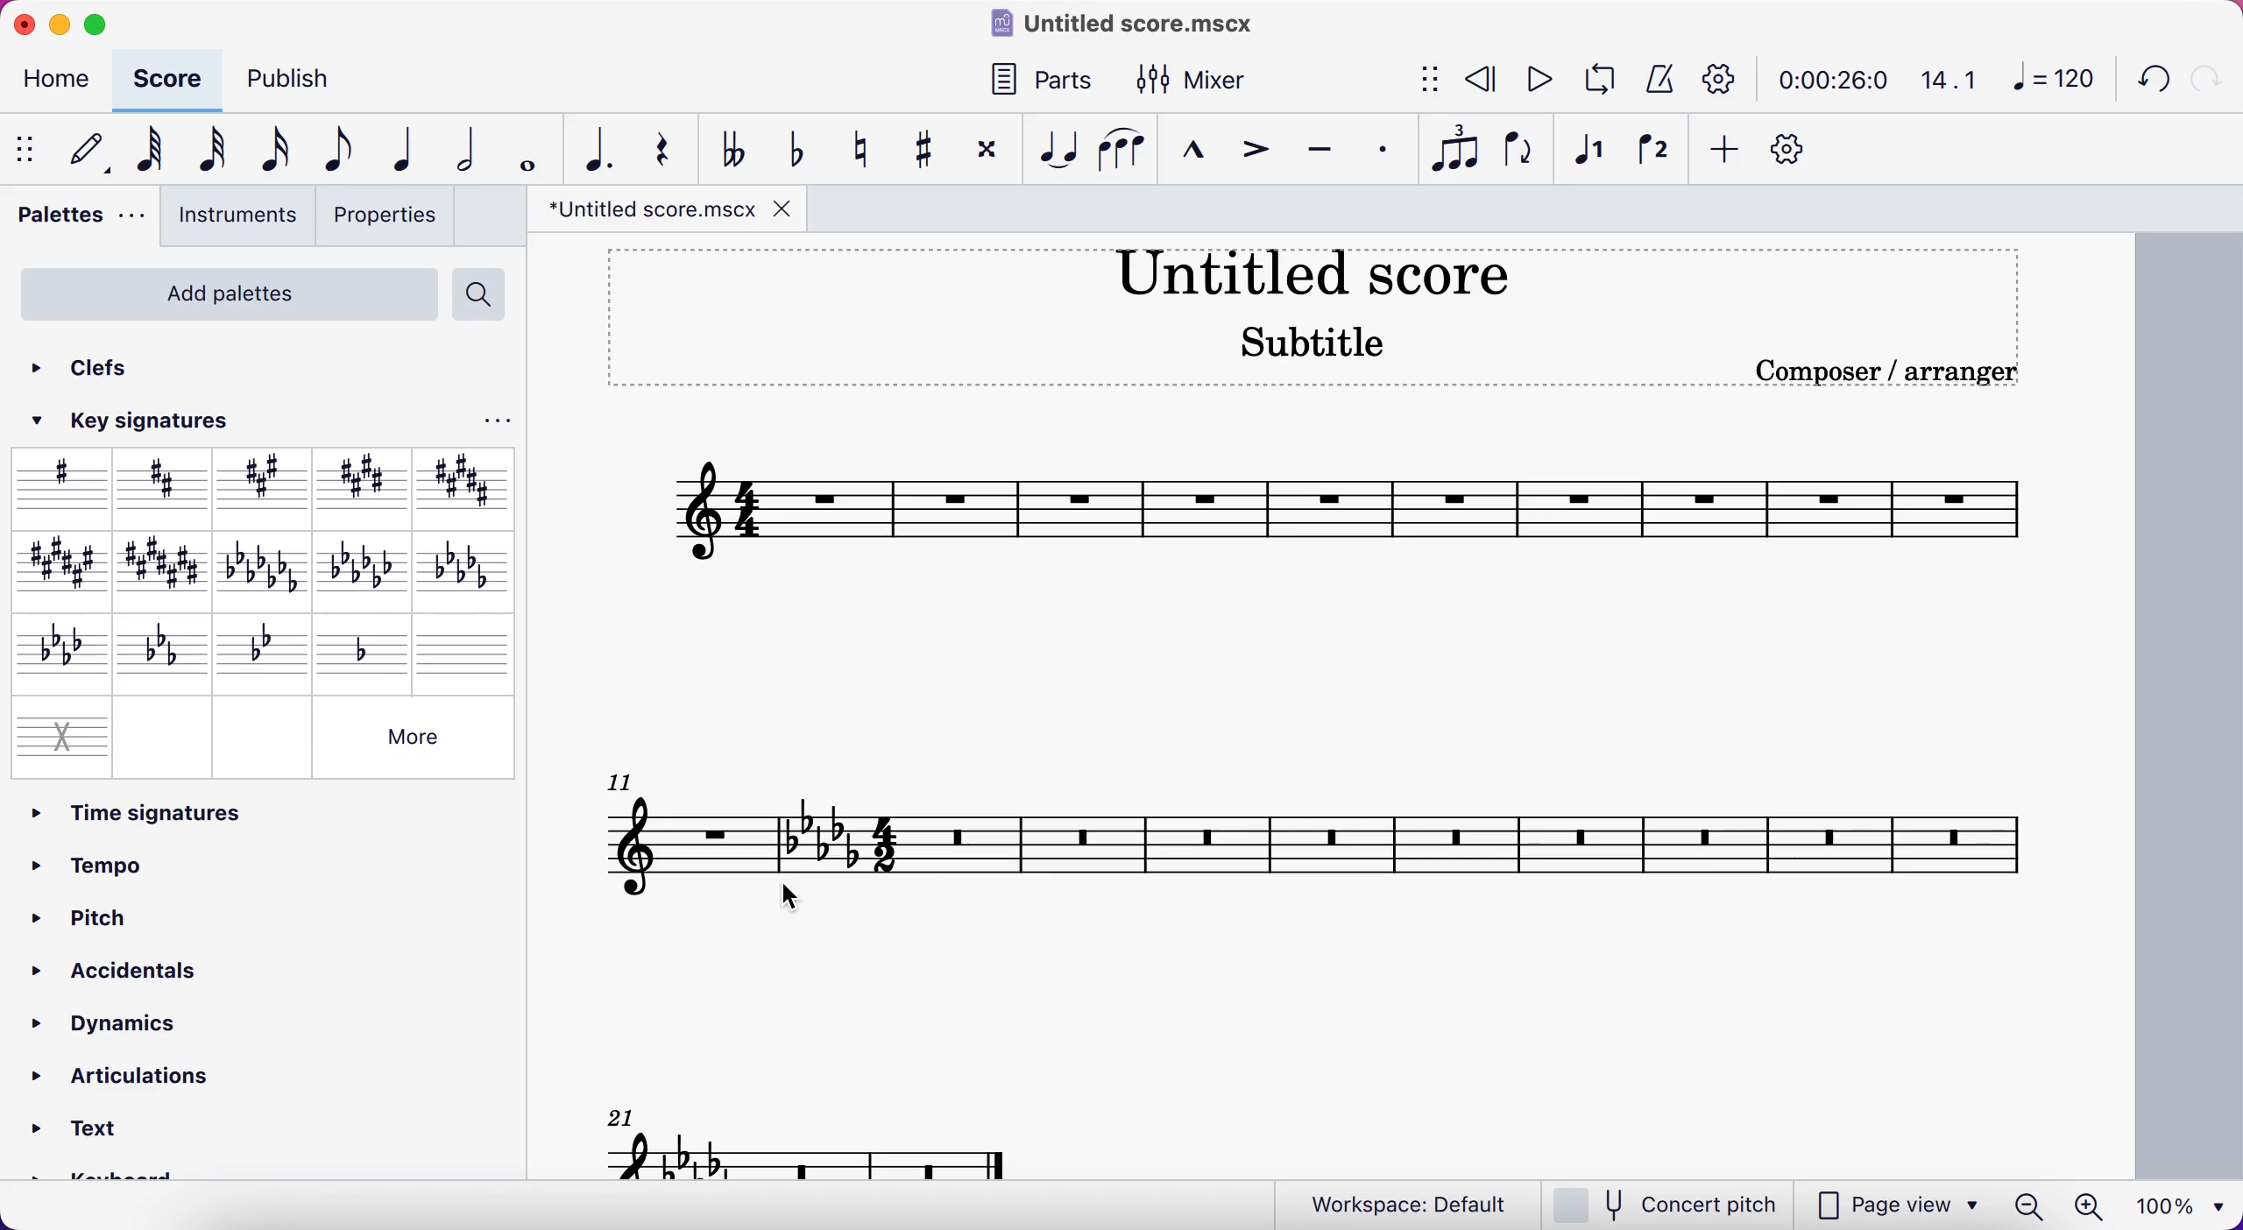  I want to click on parts, so click(1047, 81).